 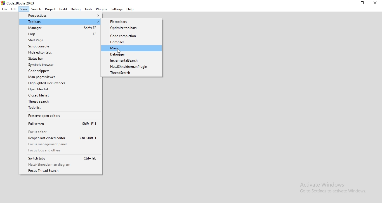 What do you see at coordinates (61, 115) in the screenshot?
I see `Preserve open editors` at bounding box center [61, 115].